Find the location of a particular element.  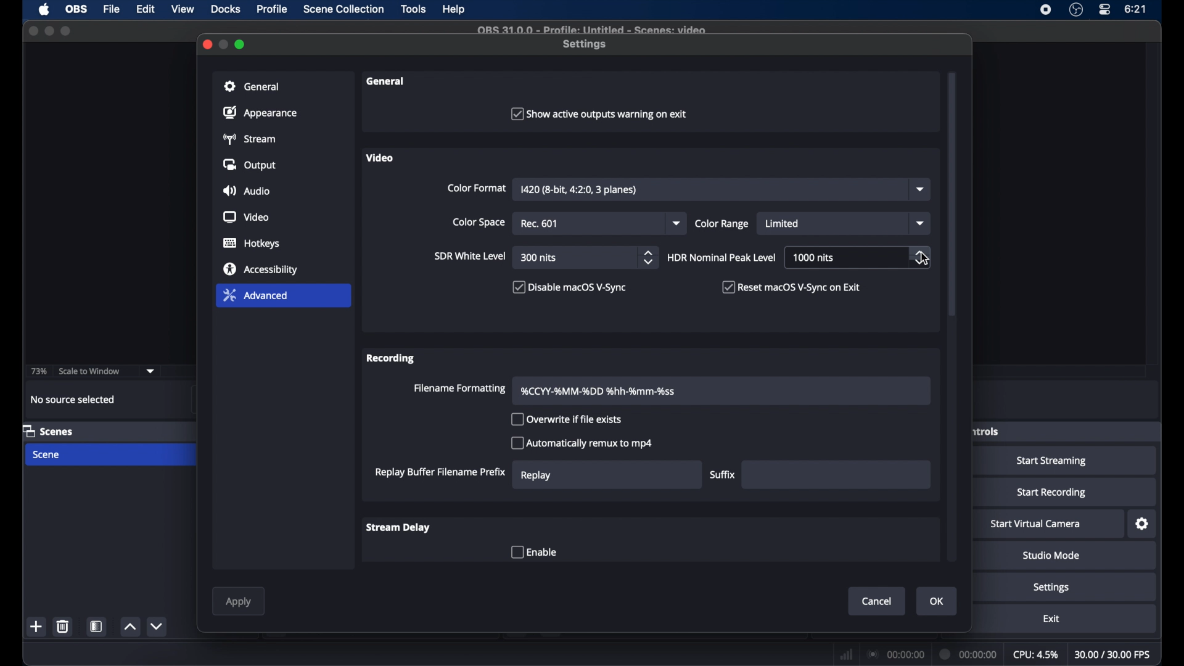

Show active outputs warning on exit is located at coordinates (601, 113).